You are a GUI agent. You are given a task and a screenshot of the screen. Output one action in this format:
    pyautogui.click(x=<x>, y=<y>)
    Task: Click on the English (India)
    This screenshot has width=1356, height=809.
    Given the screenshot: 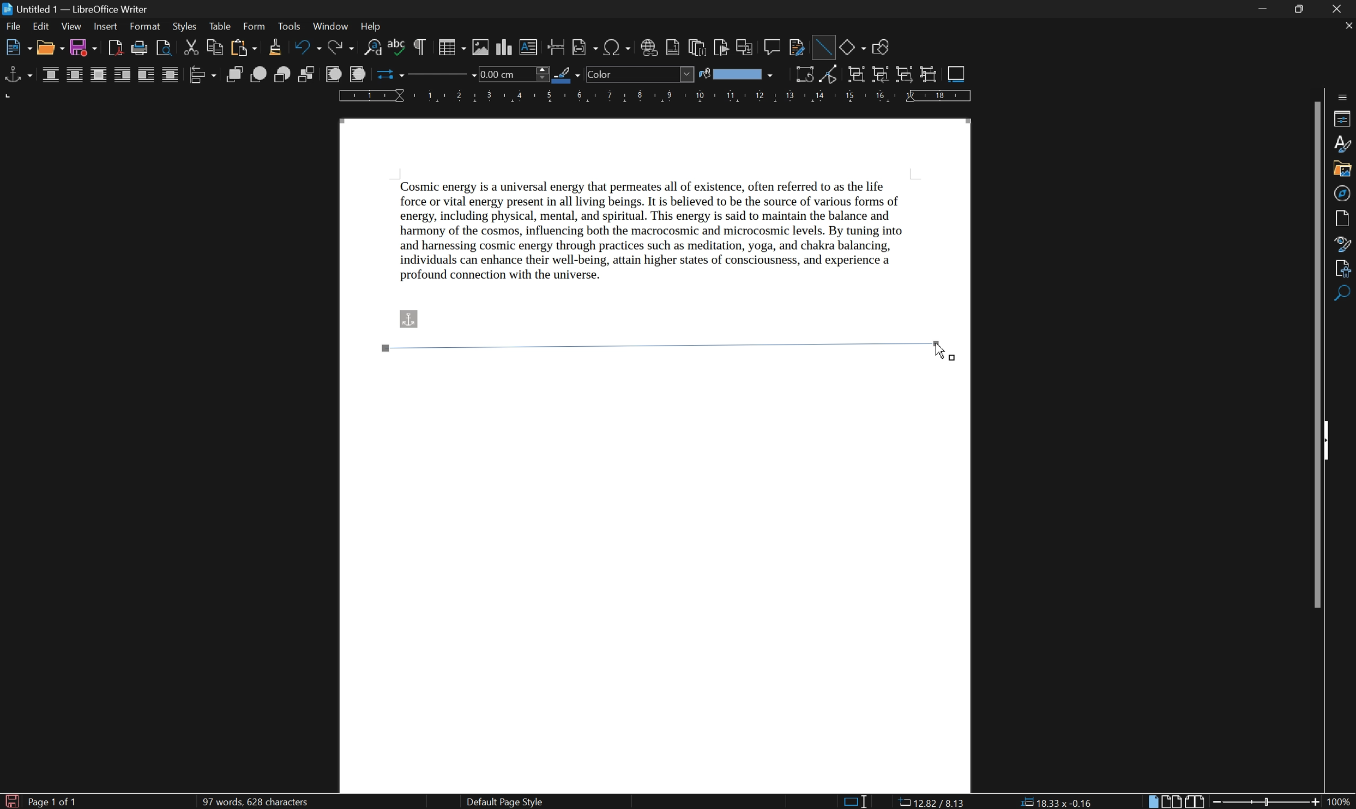 What is the action you would take?
    pyautogui.click(x=712, y=802)
    